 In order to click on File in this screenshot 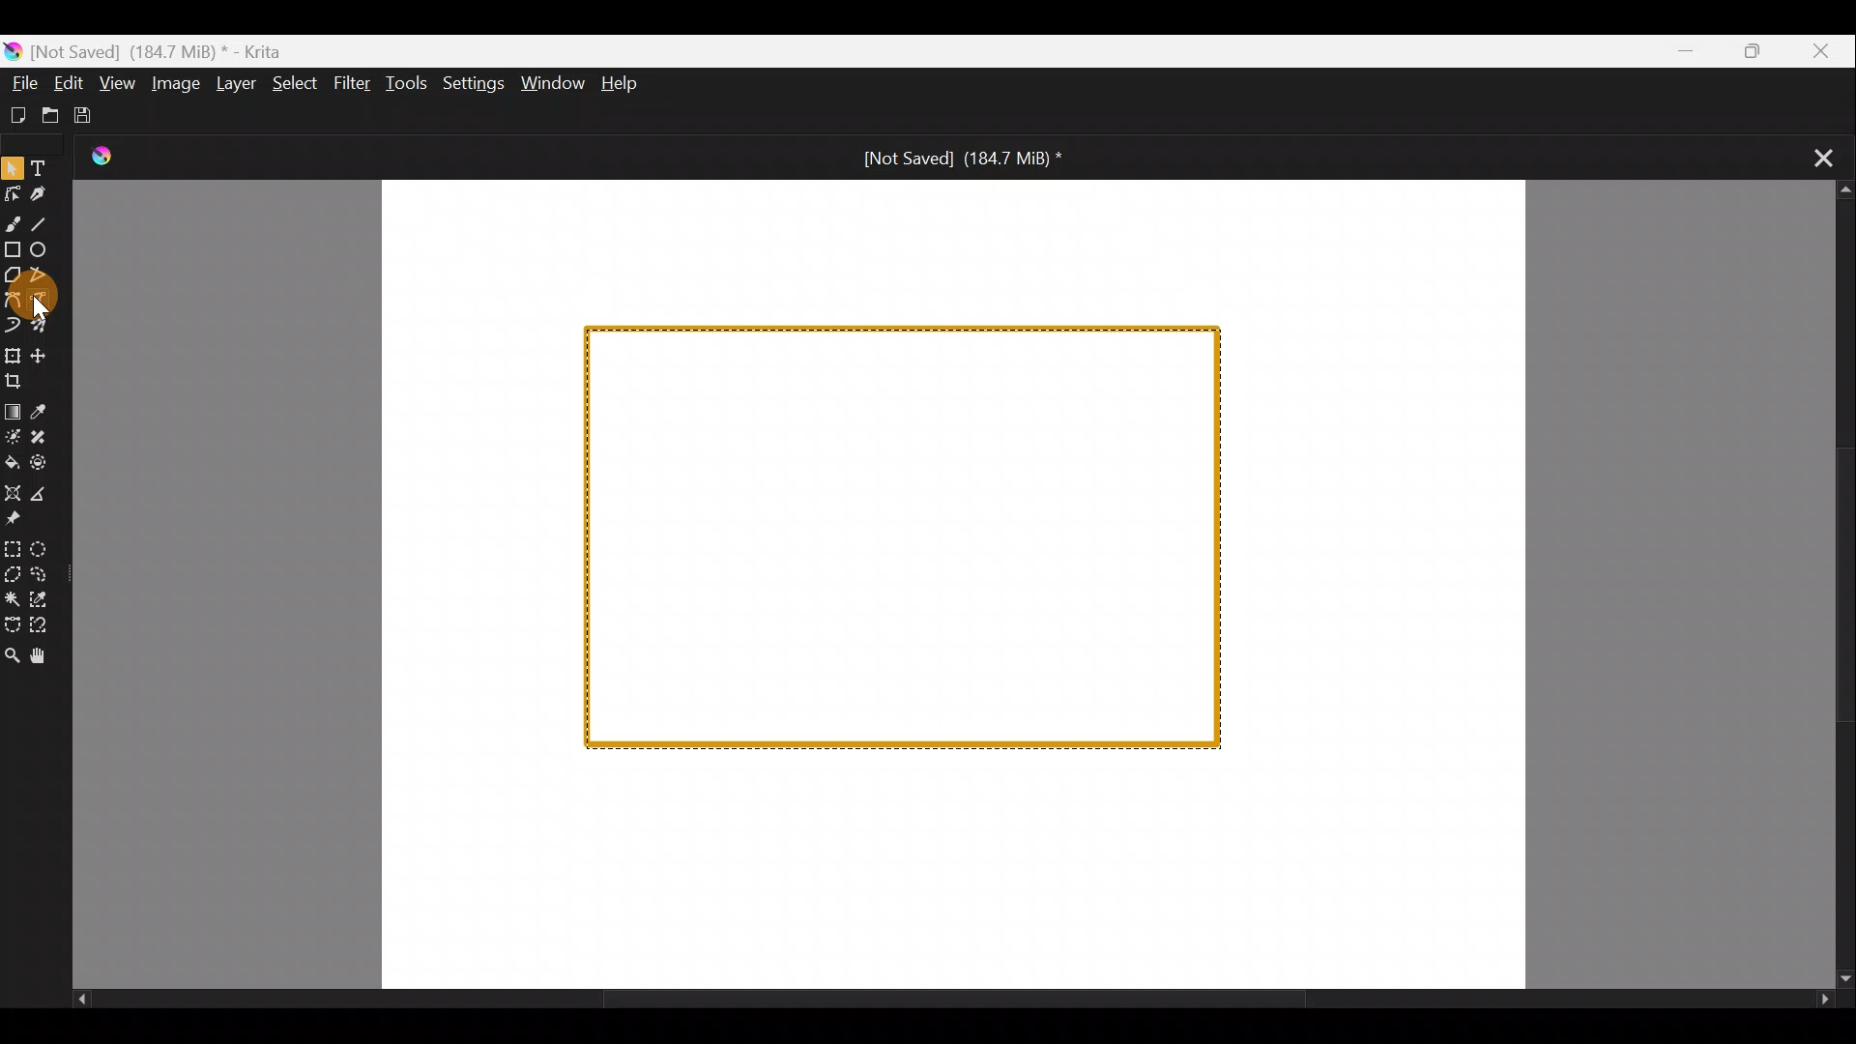, I will do `click(19, 82)`.